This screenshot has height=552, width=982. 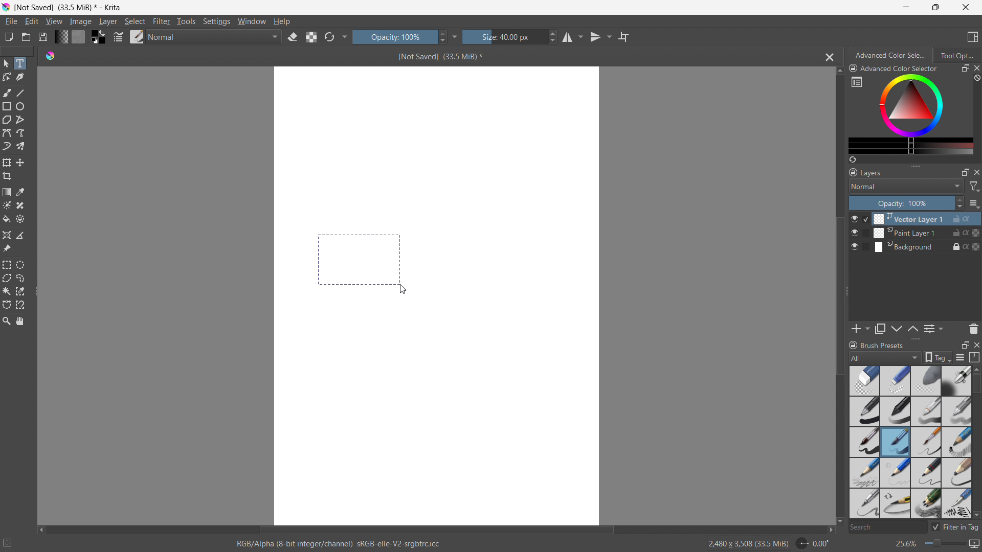 What do you see at coordinates (436, 406) in the screenshot?
I see `canvas` at bounding box center [436, 406].